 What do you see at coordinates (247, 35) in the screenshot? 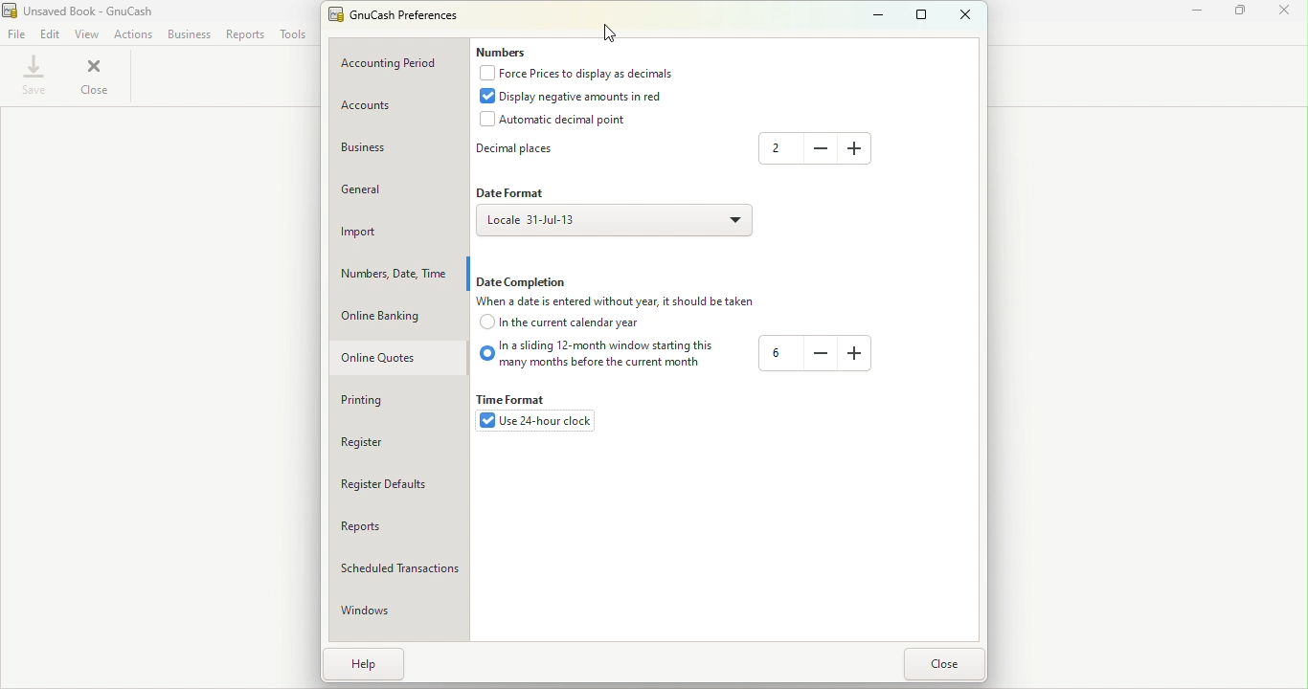
I see `Reports` at bounding box center [247, 35].